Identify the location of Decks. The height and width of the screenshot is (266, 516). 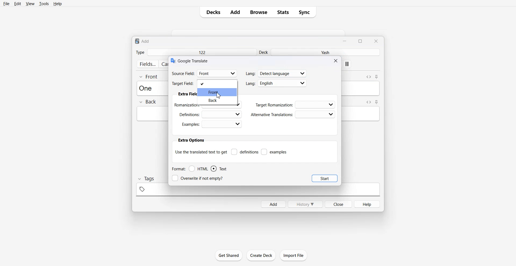
(212, 12).